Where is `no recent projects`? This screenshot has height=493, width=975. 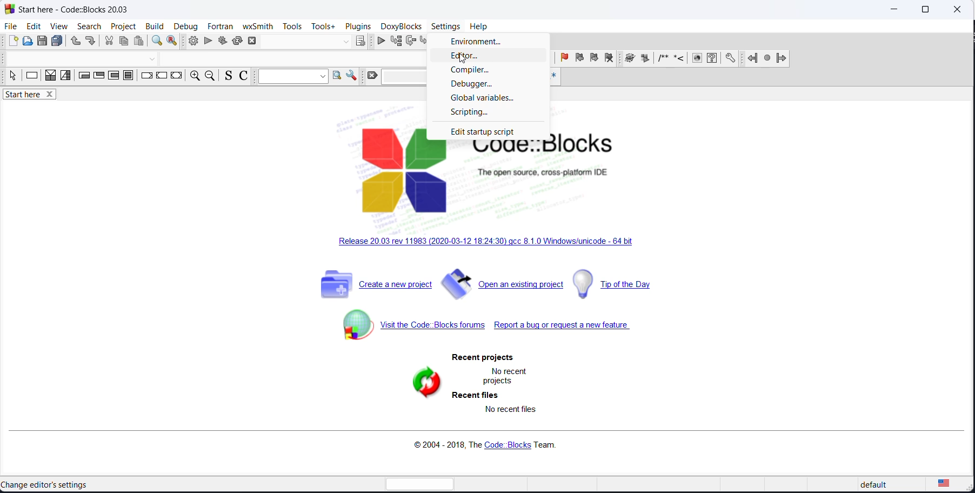
no recent projects is located at coordinates (509, 375).